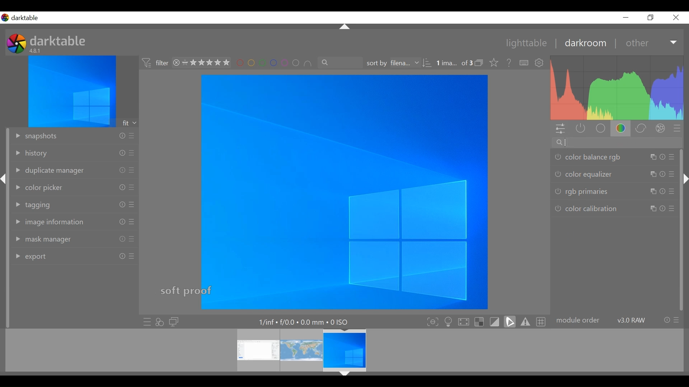  What do you see at coordinates (431, 321) in the screenshot?
I see `toggle focus-peaking mode` at bounding box center [431, 321].